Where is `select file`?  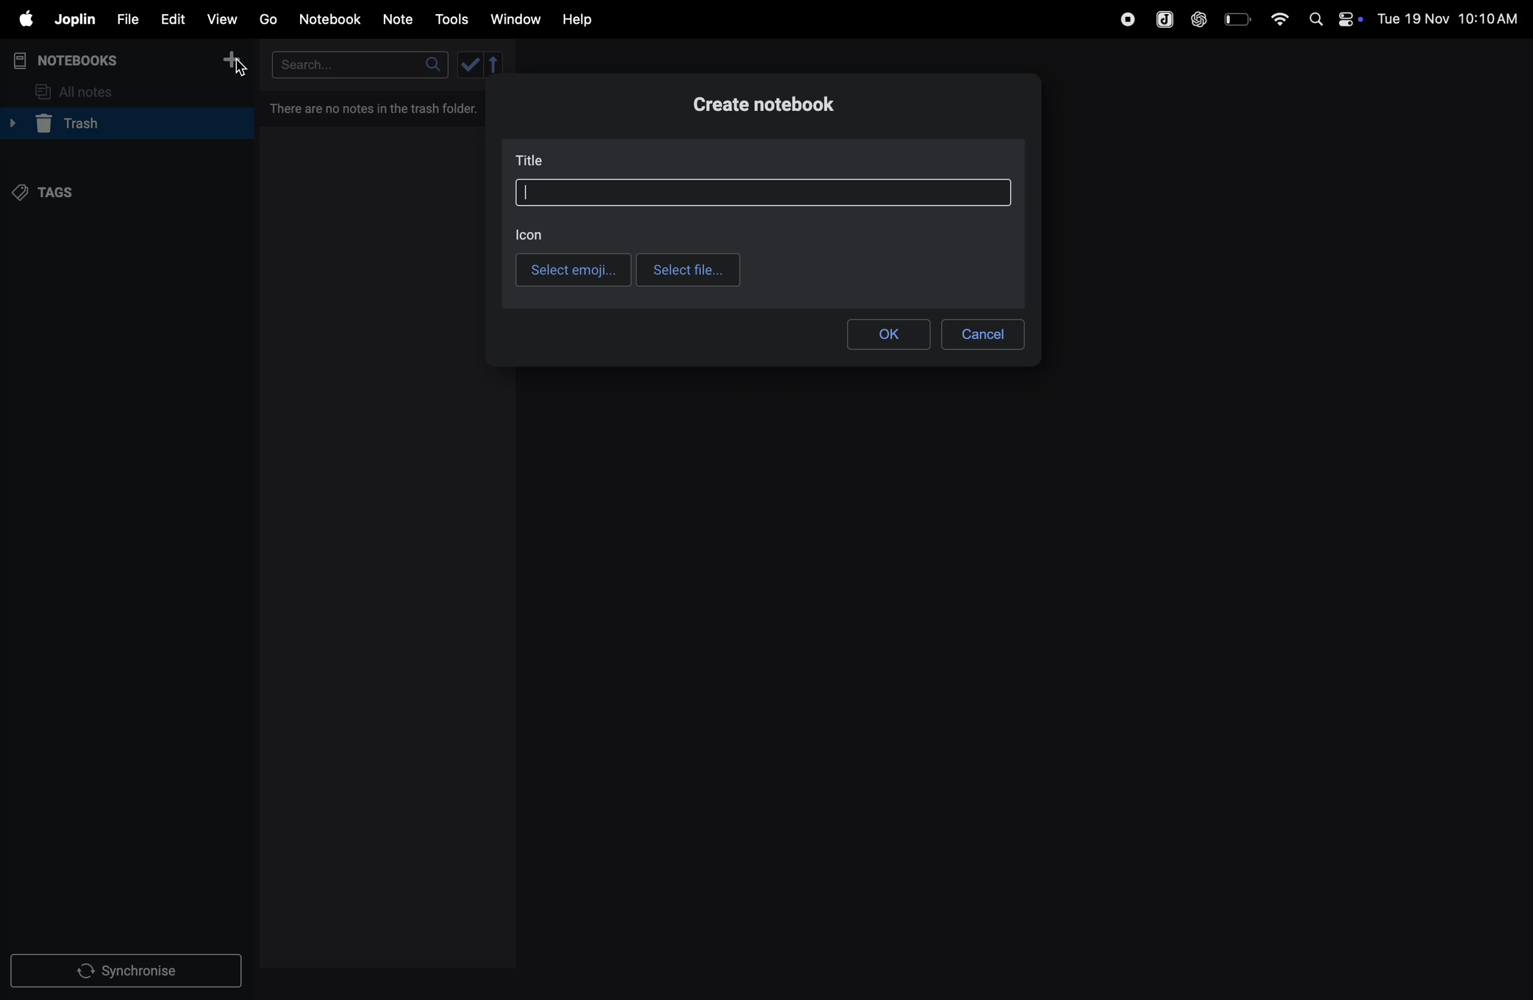
select file is located at coordinates (687, 269).